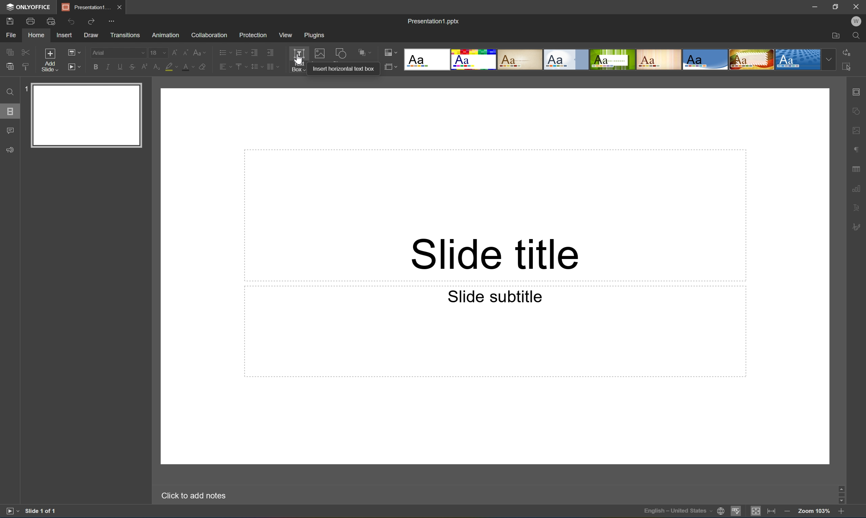  I want to click on Save, so click(9, 21).